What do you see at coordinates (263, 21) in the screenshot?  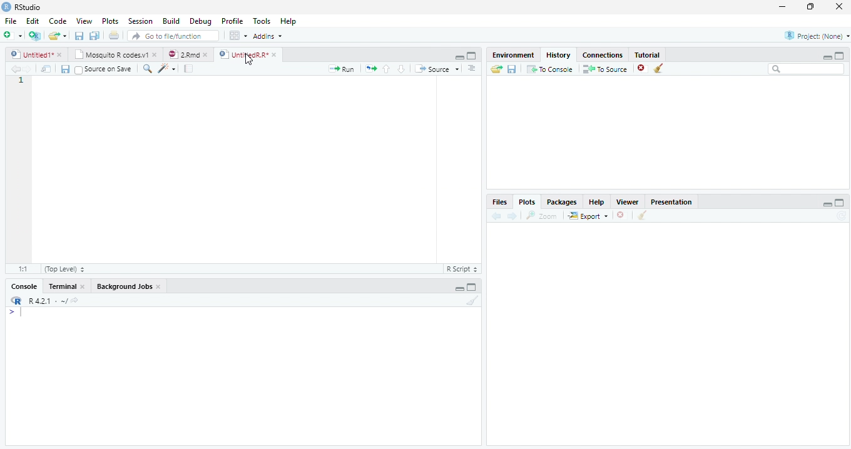 I see `Tools` at bounding box center [263, 21].